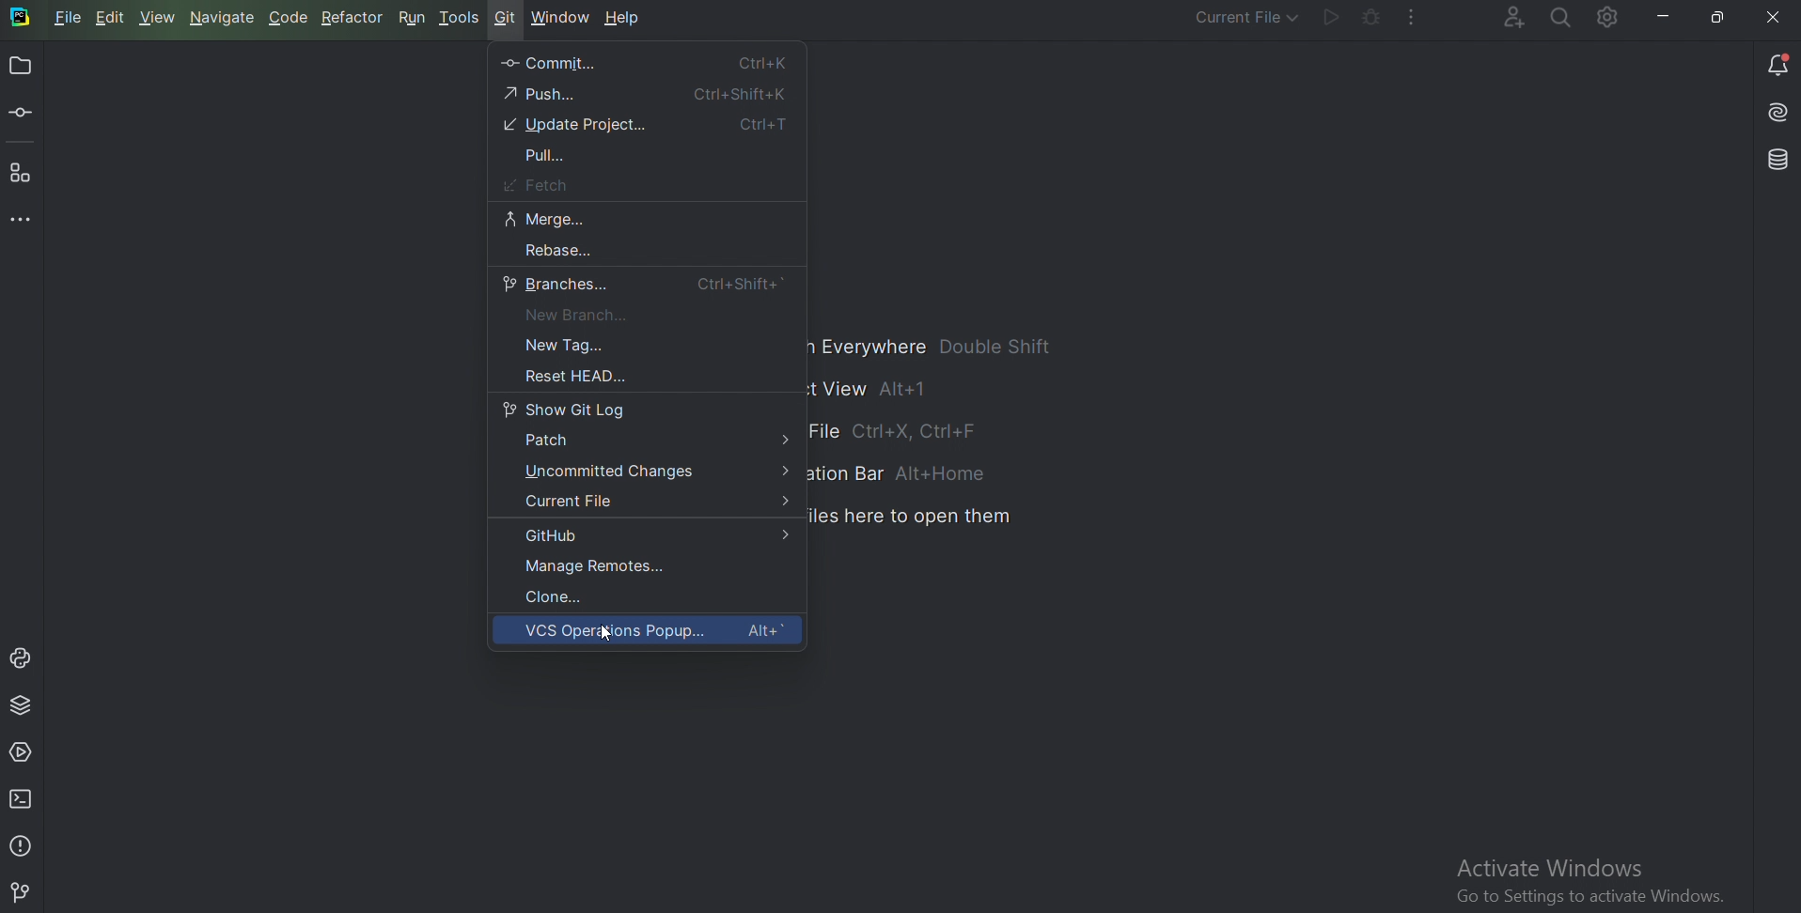  Describe the element at coordinates (645, 285) in the screenshot. I see `Branches` at that location.